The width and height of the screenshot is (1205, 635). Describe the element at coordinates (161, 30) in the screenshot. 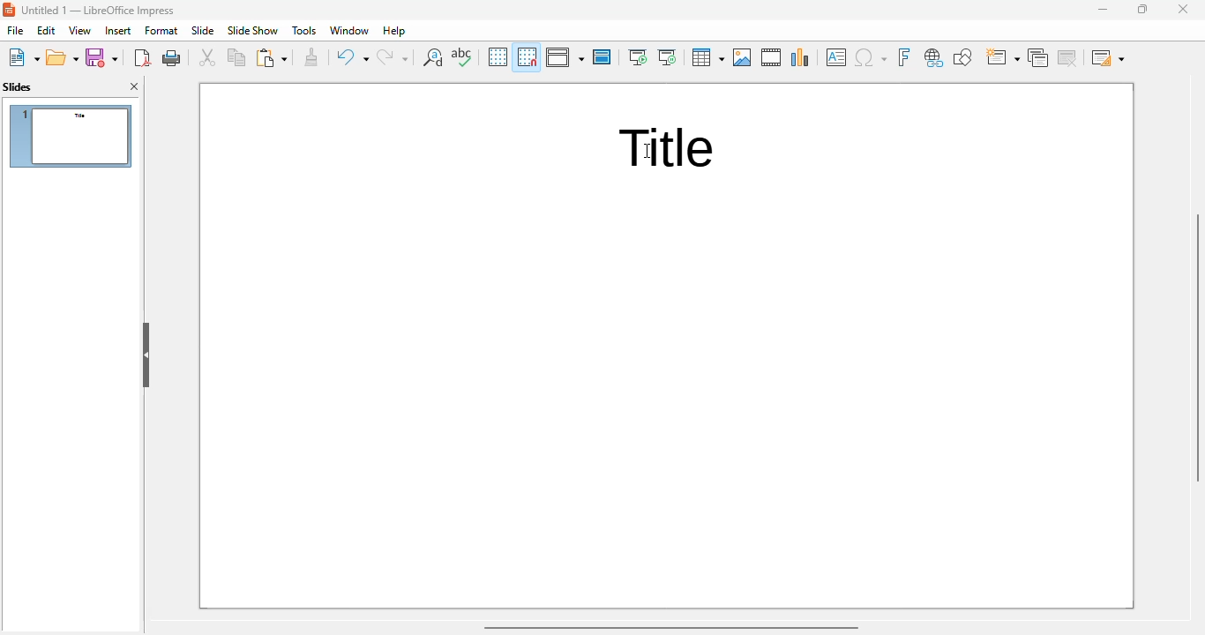

I see `format` at that location.